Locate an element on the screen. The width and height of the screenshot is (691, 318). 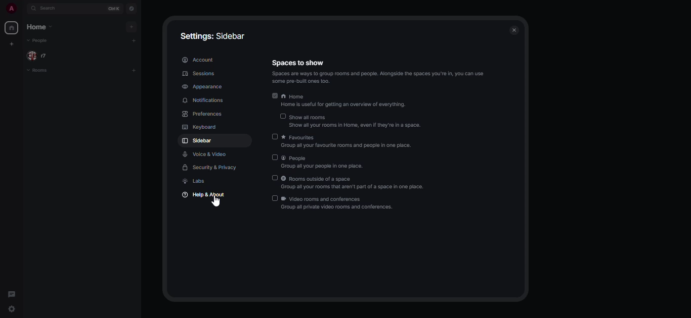
create myspace is located at coordinates (11, 43).